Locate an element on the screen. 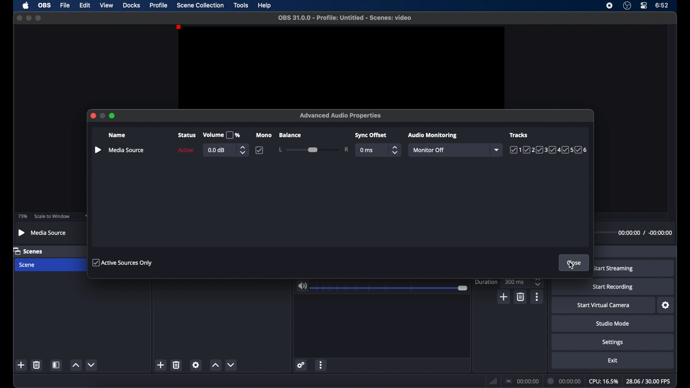 This screenshot has width=690, height=388. add is located at coordinates (21, 365).